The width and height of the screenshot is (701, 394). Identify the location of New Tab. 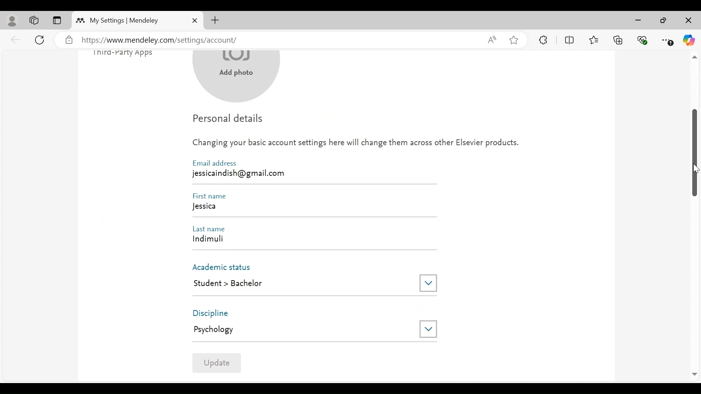
(215, 20).